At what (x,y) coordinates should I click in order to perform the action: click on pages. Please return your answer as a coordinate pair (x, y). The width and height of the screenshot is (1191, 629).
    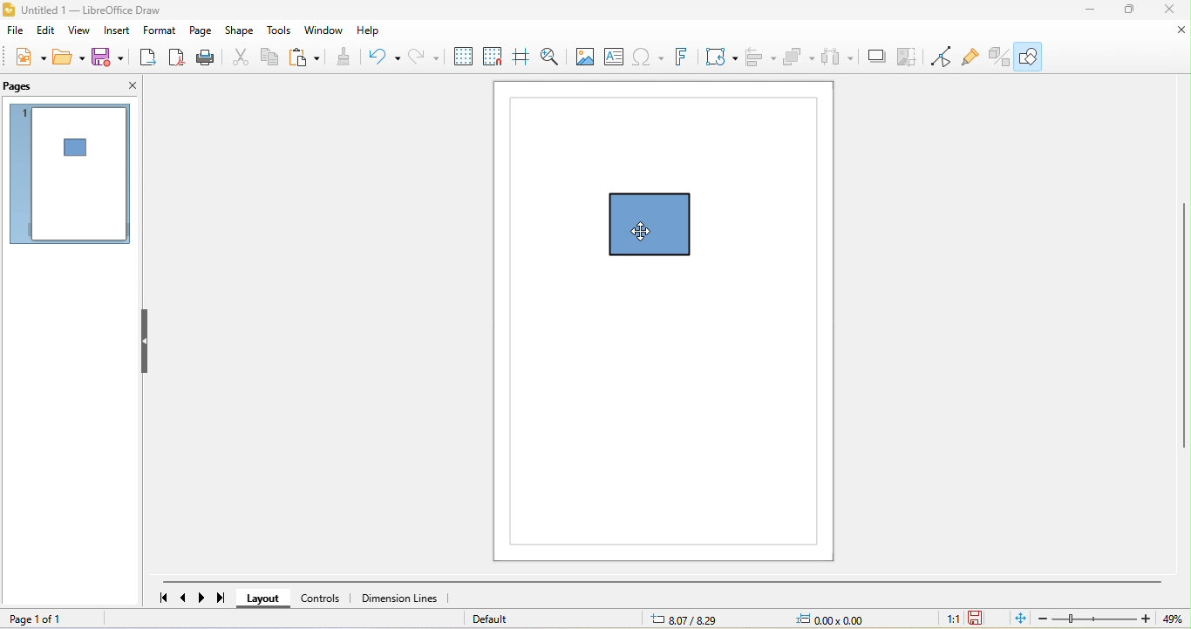
    Looking at the image, I should click on (42, 87).